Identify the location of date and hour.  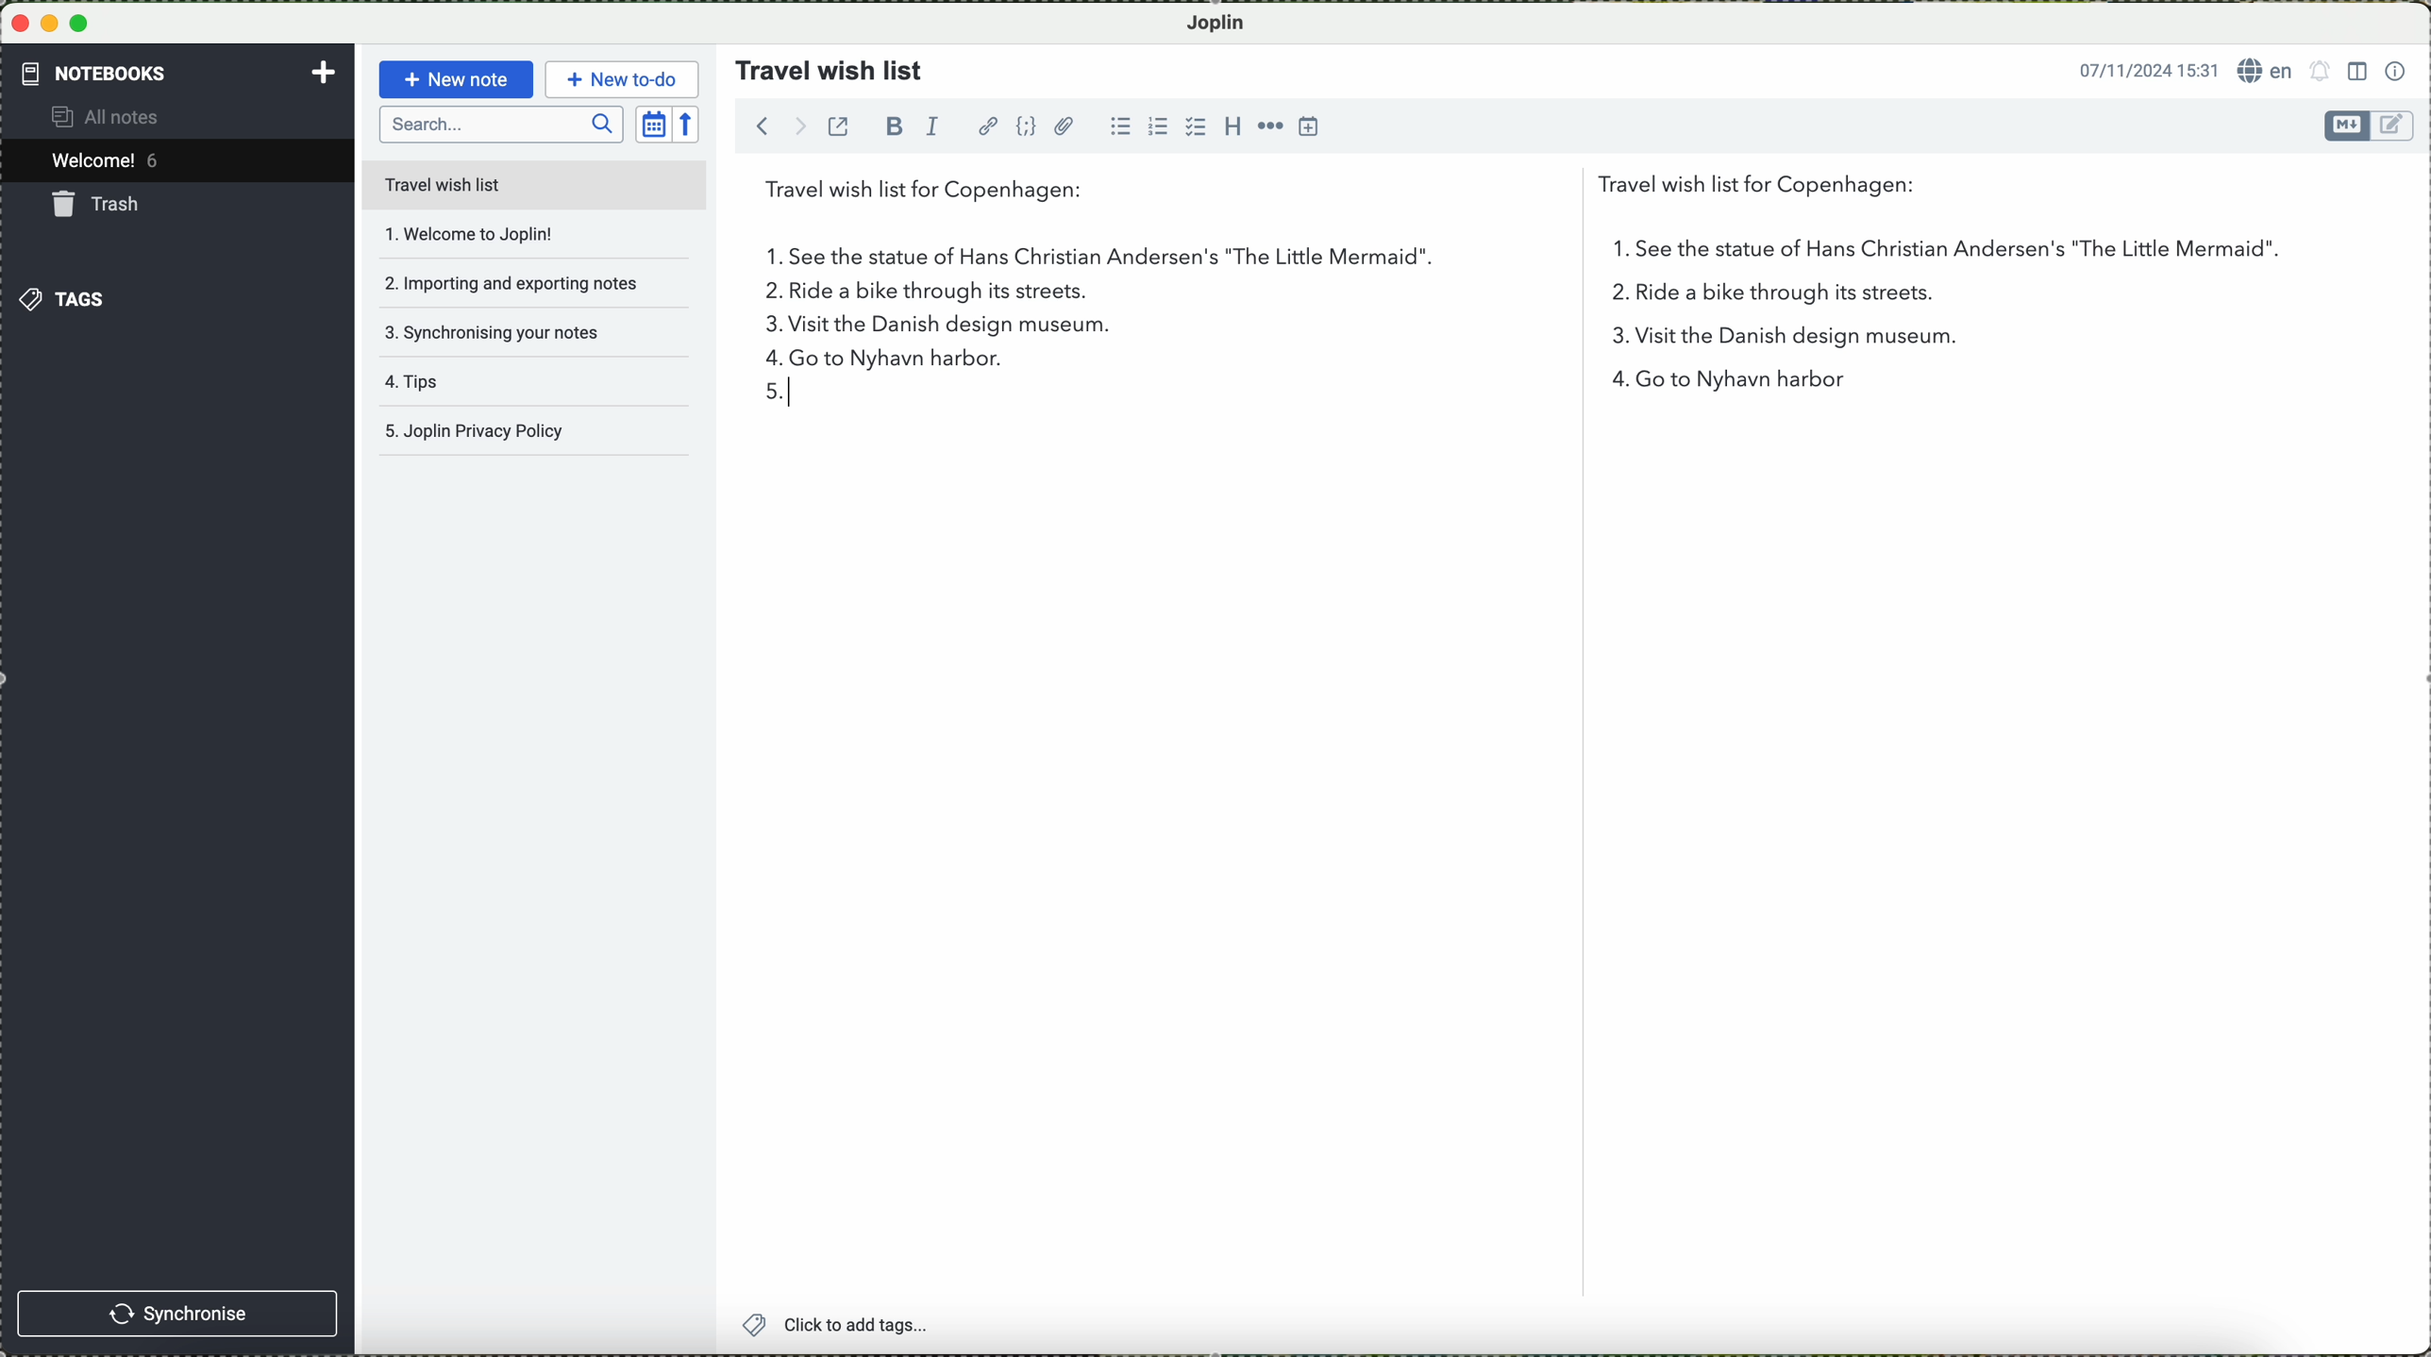
(2142, 68).